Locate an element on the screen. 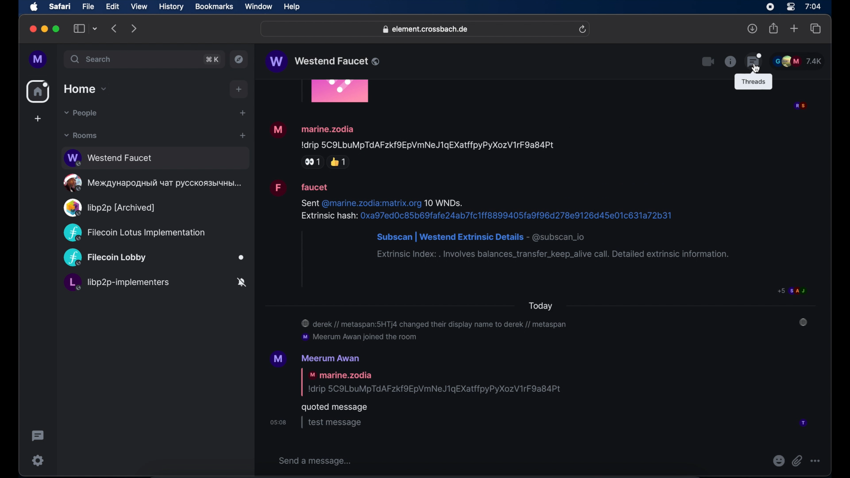 This screenshot has width=850, height=478. L, libp2p-implementers is located at coordinates (124, 285).